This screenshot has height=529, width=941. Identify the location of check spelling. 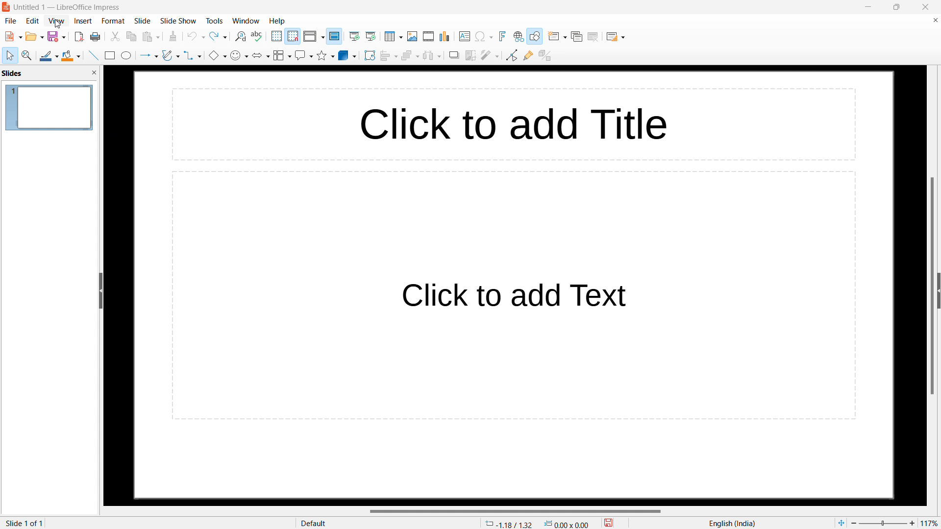
(258, 37).